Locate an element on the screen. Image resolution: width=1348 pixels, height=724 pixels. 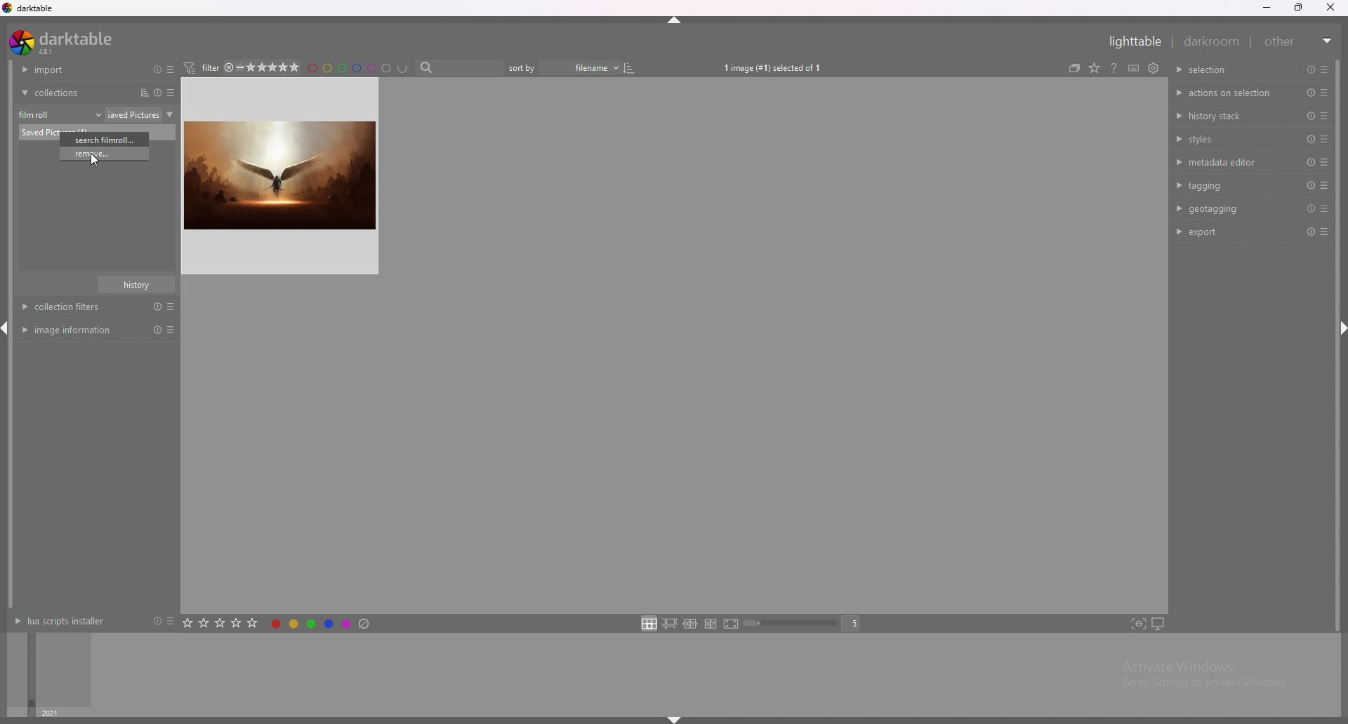
reset is located at coordinates (1309, 163).